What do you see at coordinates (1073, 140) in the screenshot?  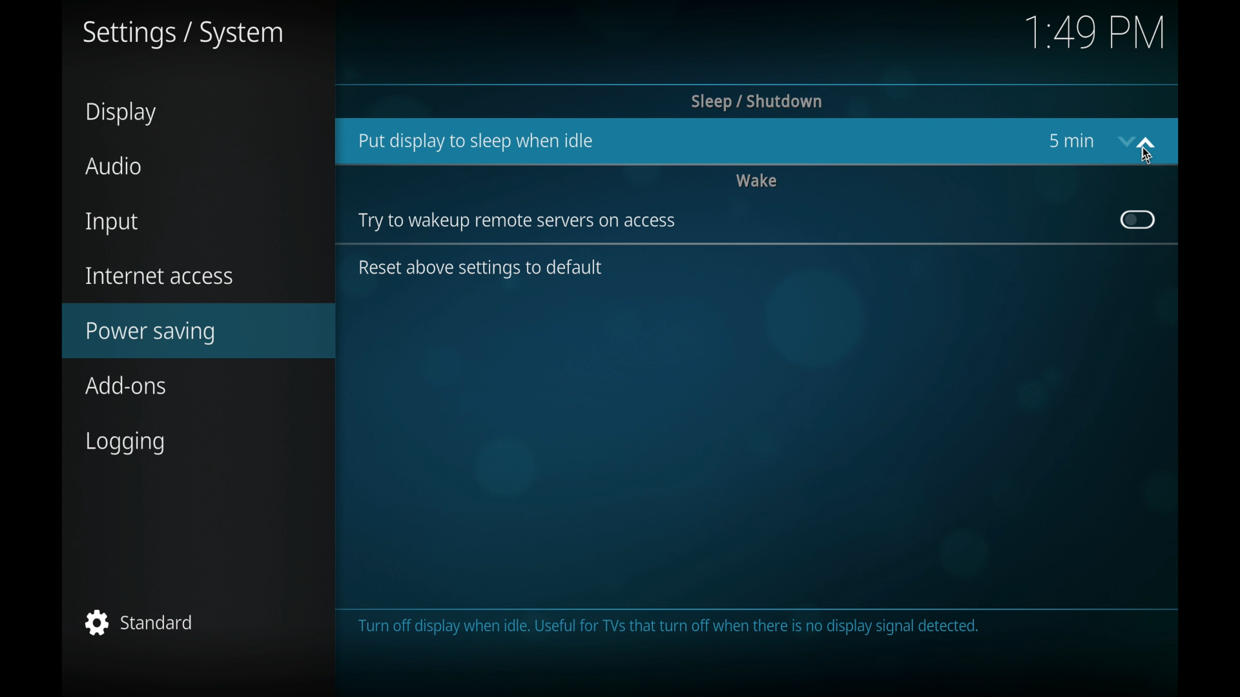 I see `5 min` at bounding box center [1073, 140].